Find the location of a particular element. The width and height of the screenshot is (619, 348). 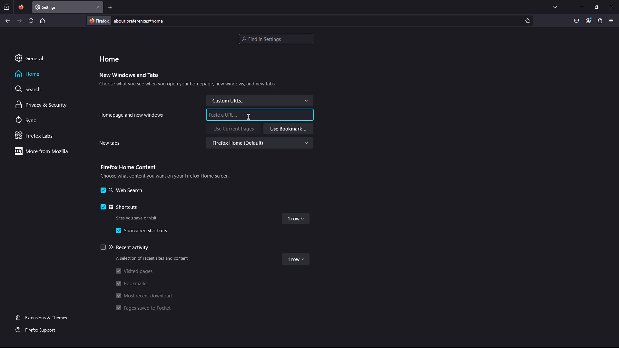

Firefox Home Content is located at coordinates (127, 167).